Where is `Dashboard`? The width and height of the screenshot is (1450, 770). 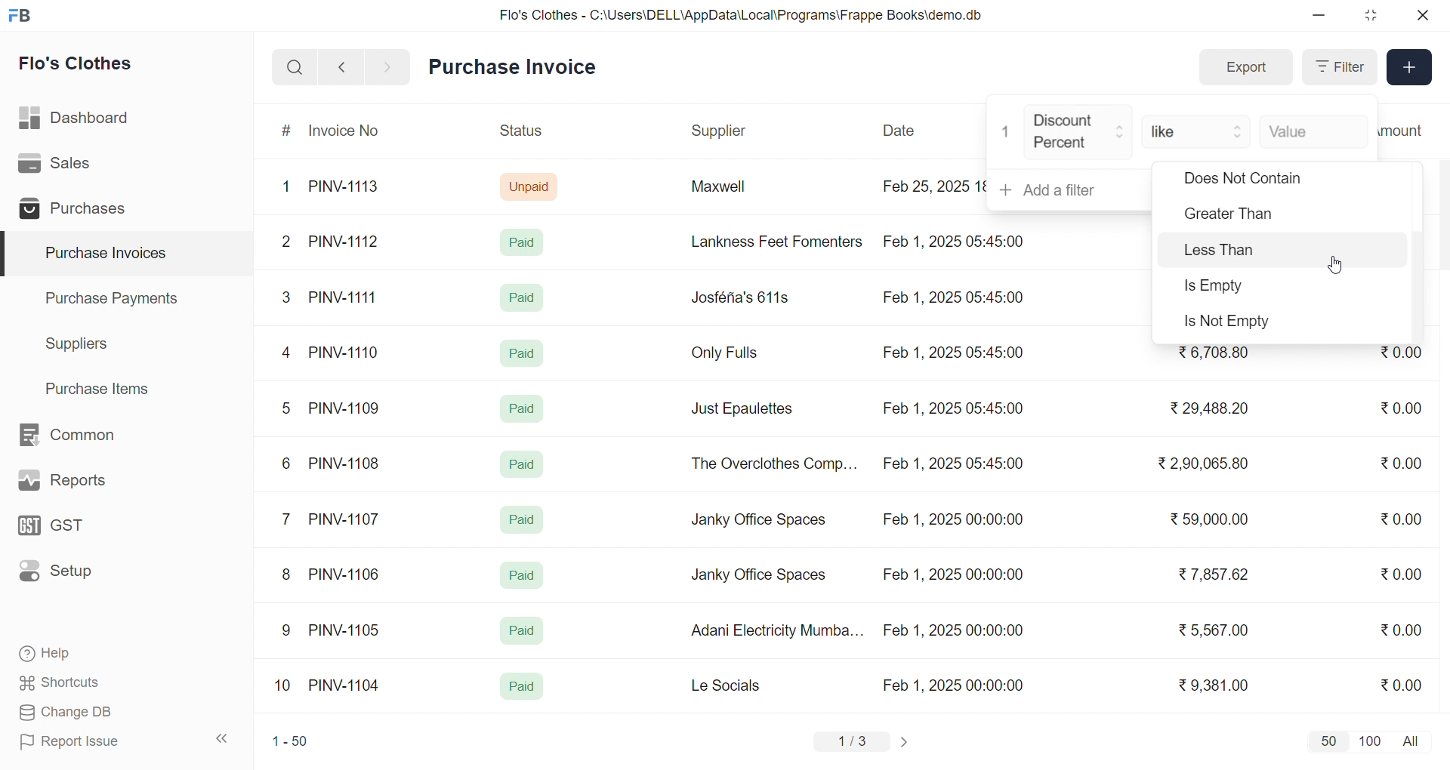
Dashboard is located at coordinates (79, 121).